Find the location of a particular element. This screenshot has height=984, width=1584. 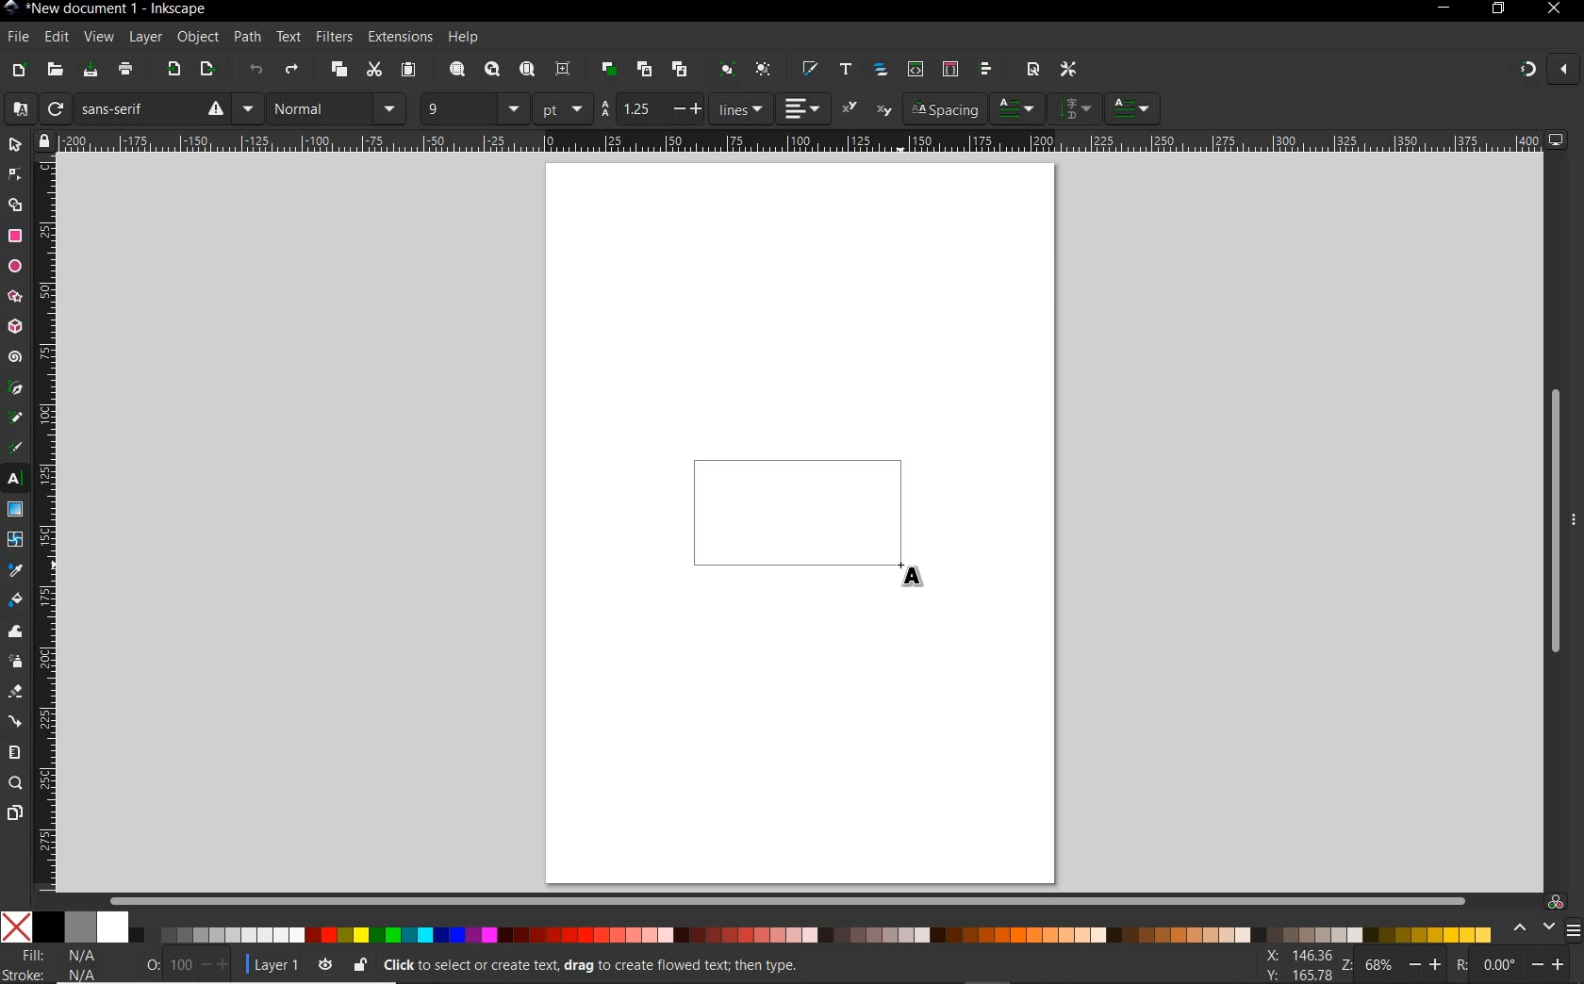

menu is located at coordinates (1573, 930).